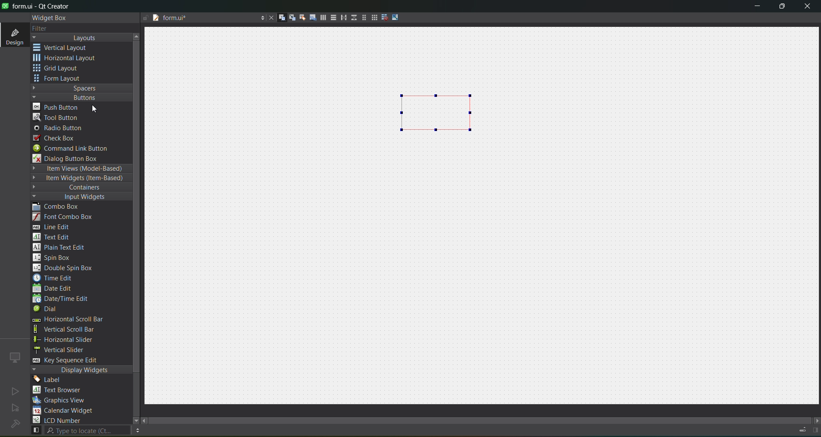 The image size is (821, 437). Describe the element at coordinates (57, 106) in the screenshot. I see `push` at that location.